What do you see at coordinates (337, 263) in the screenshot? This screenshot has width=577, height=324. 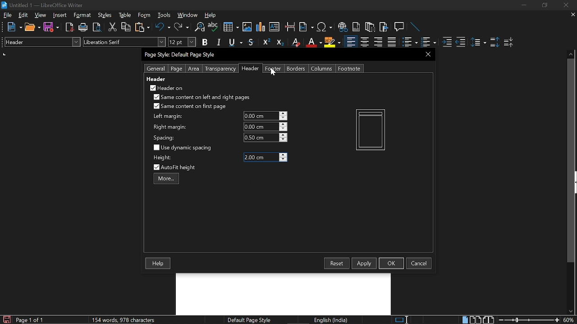 I see `Resest` at bounding box center [337, 263].